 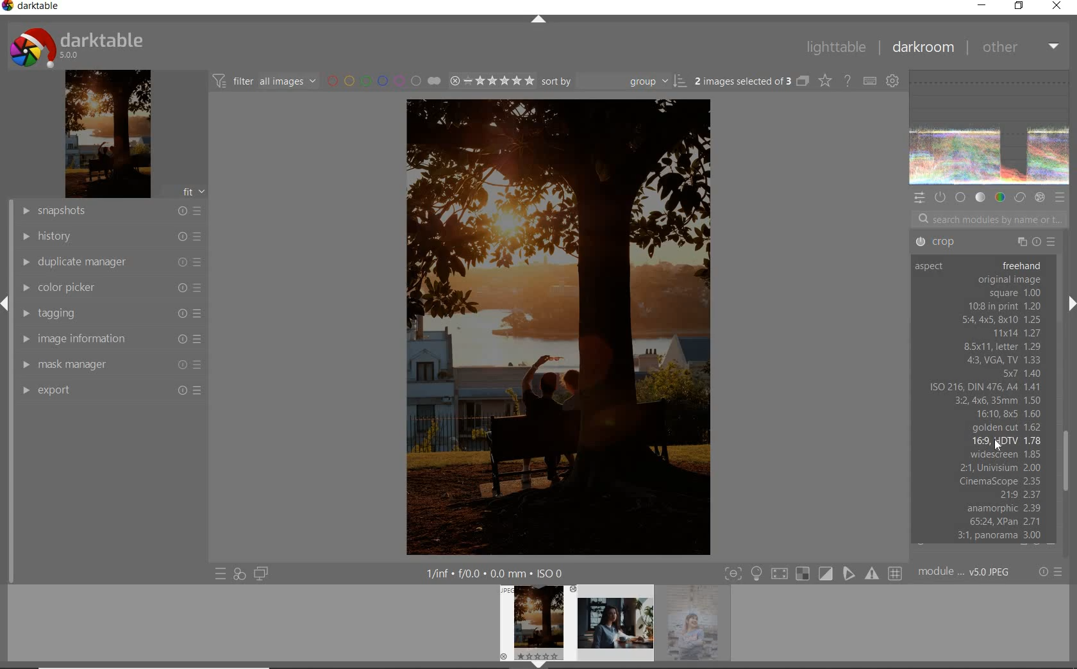 What do you see at coordinates (192, 193) in the screenshot?
I see `Fit` at bounding box center [192, 193].